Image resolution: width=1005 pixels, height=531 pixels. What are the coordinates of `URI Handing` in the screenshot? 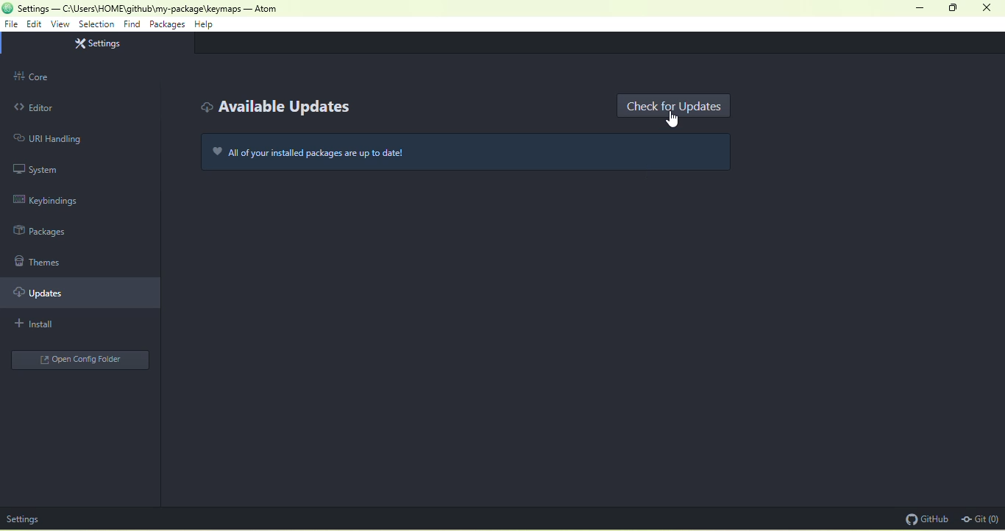 It's located at (46, 138).